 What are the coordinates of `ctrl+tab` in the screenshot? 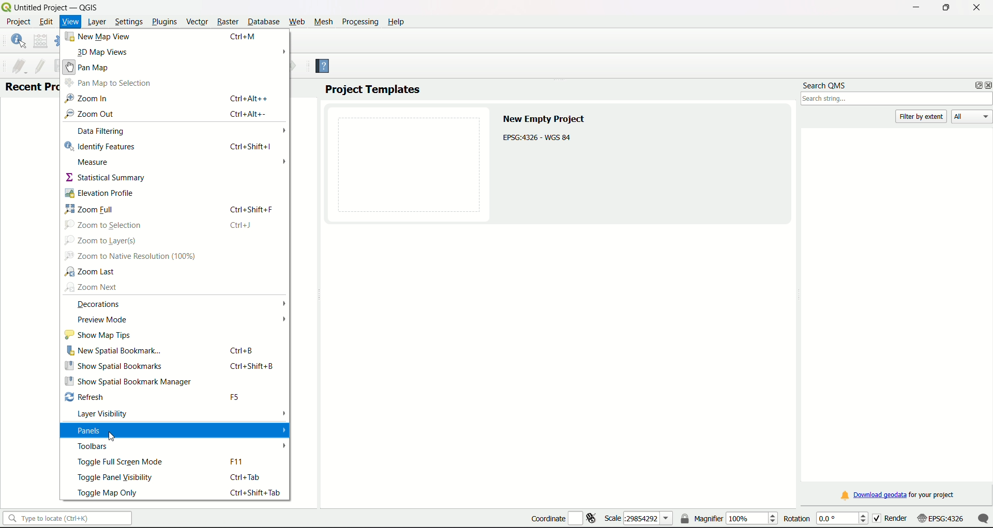 It's located at (247, 477).